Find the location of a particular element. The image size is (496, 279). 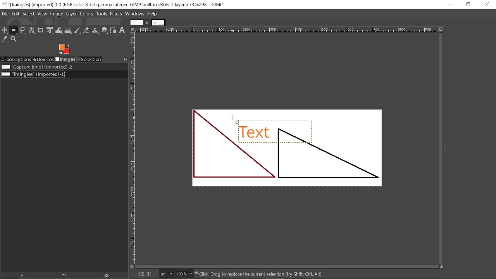

Devices is located at coordinates (43, 59).